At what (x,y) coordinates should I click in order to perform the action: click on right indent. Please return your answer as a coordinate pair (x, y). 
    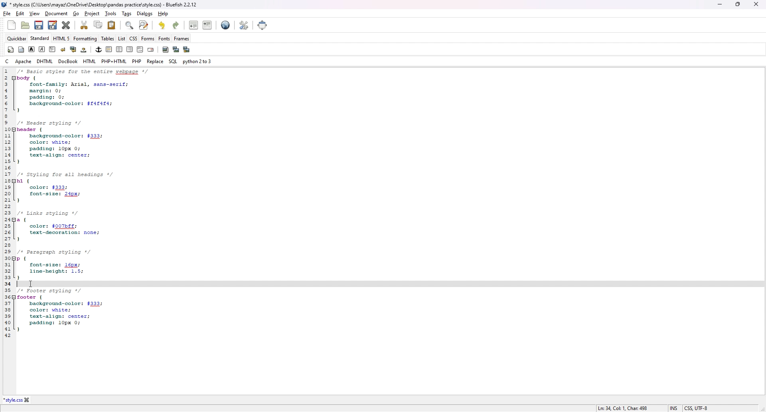
    Looking at the image, I should click on (109, 49).